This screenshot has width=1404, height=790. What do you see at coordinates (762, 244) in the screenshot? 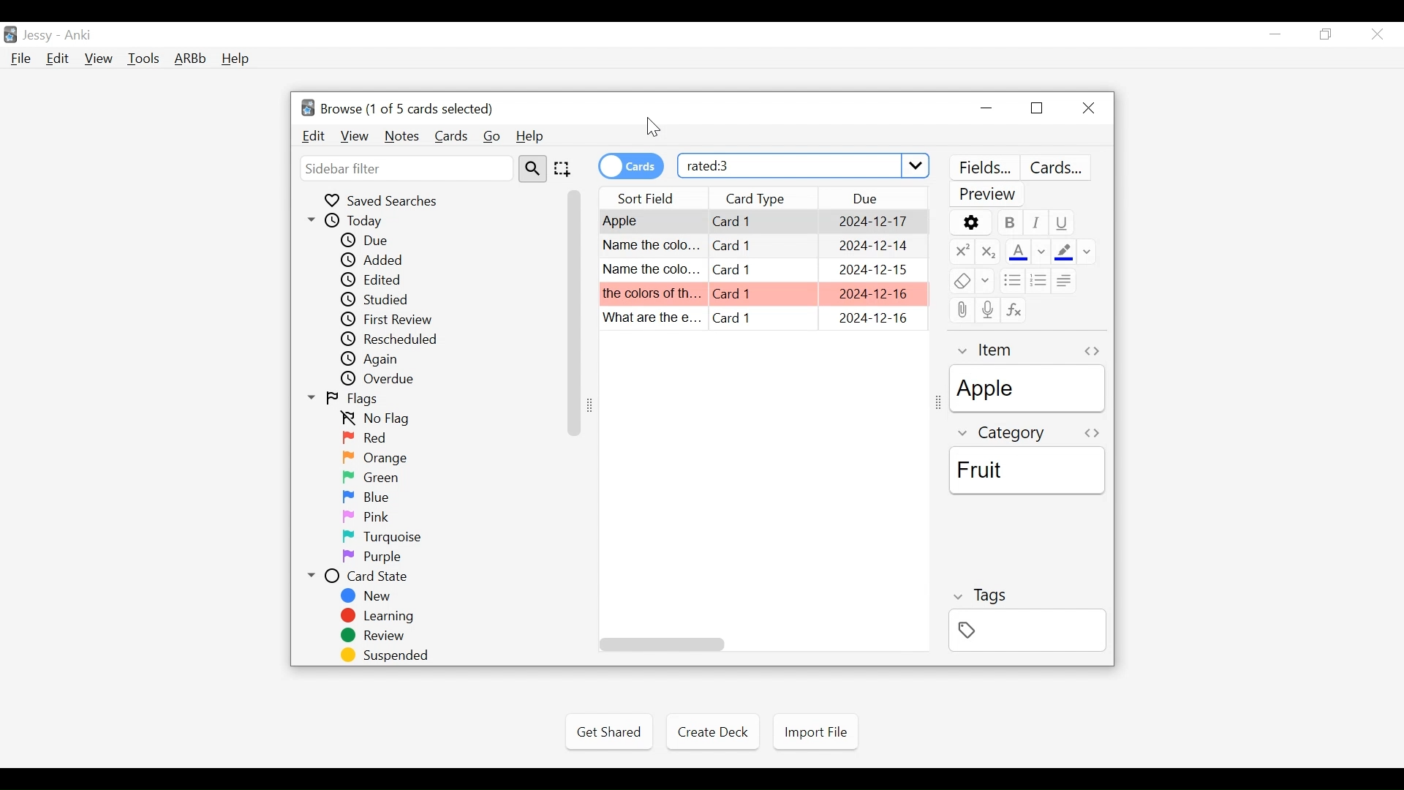
I see `Card Type` at bounding box center [762, 244].